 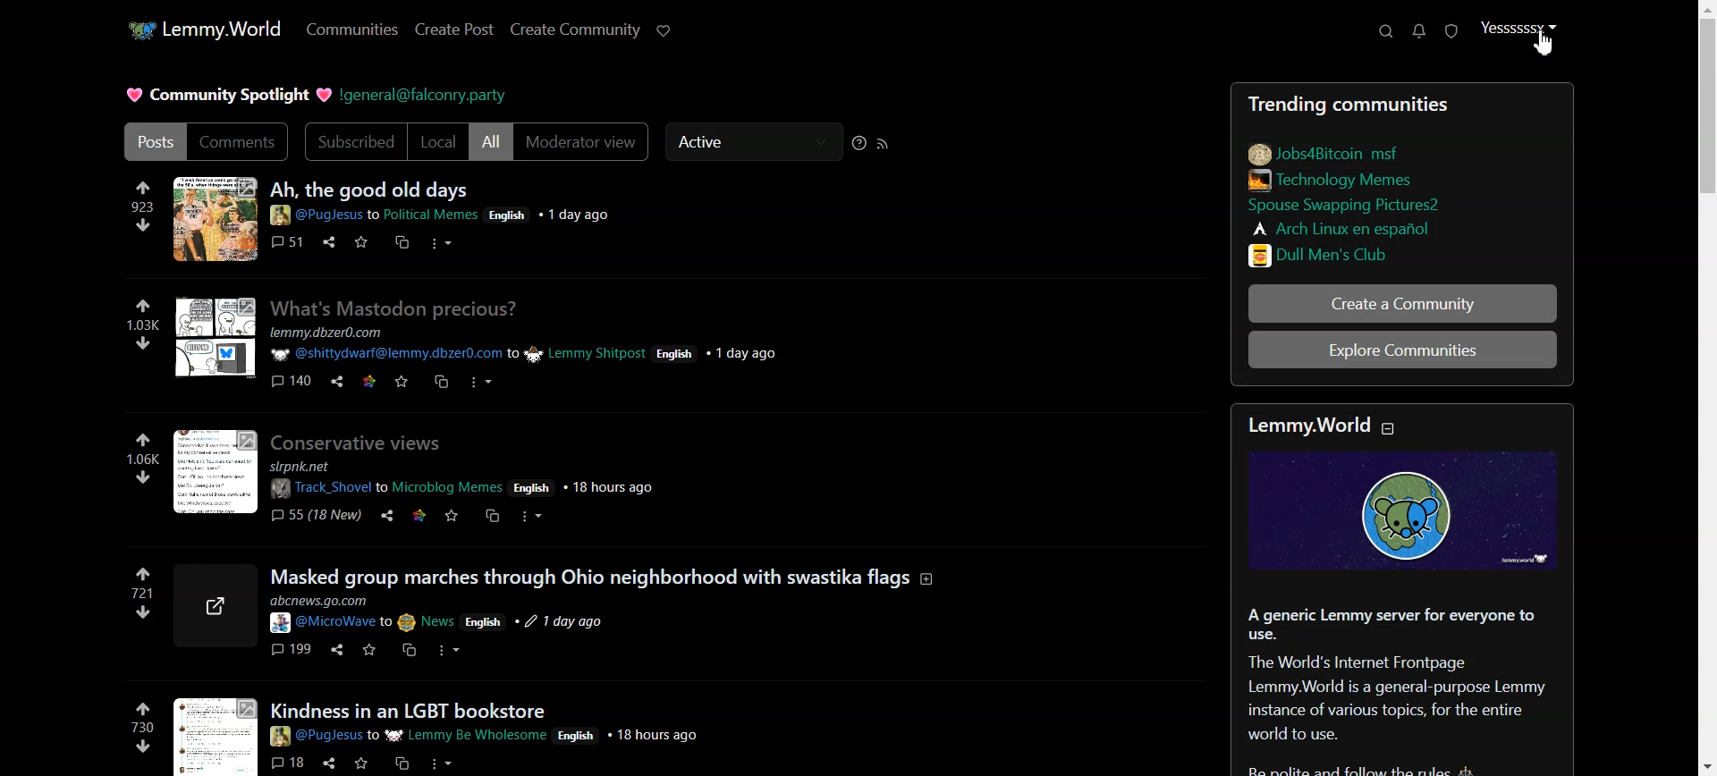 What do you see at coordinates (859, 143) in the screenshot?
I see `Community help` at bounding box center [859, 143].